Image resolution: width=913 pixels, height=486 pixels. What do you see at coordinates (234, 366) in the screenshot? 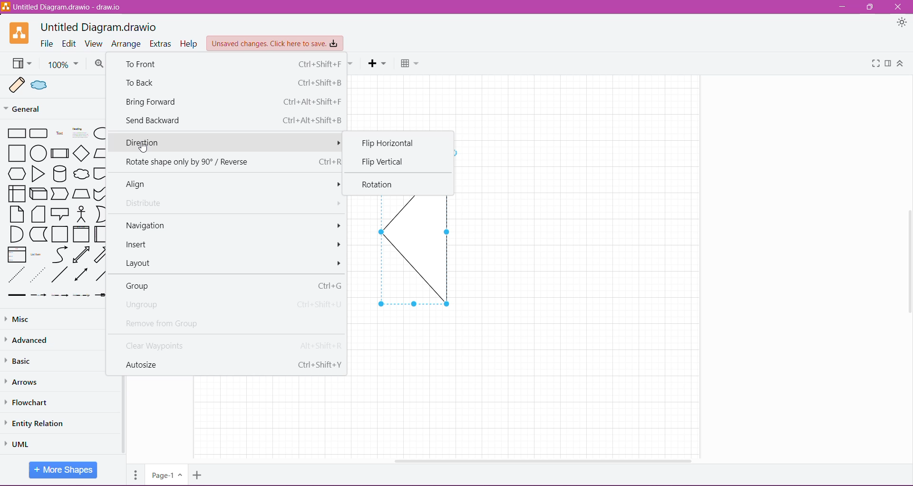
I see `Autosize Ctrl+Shift+Y` at bounding box center [234, 366].